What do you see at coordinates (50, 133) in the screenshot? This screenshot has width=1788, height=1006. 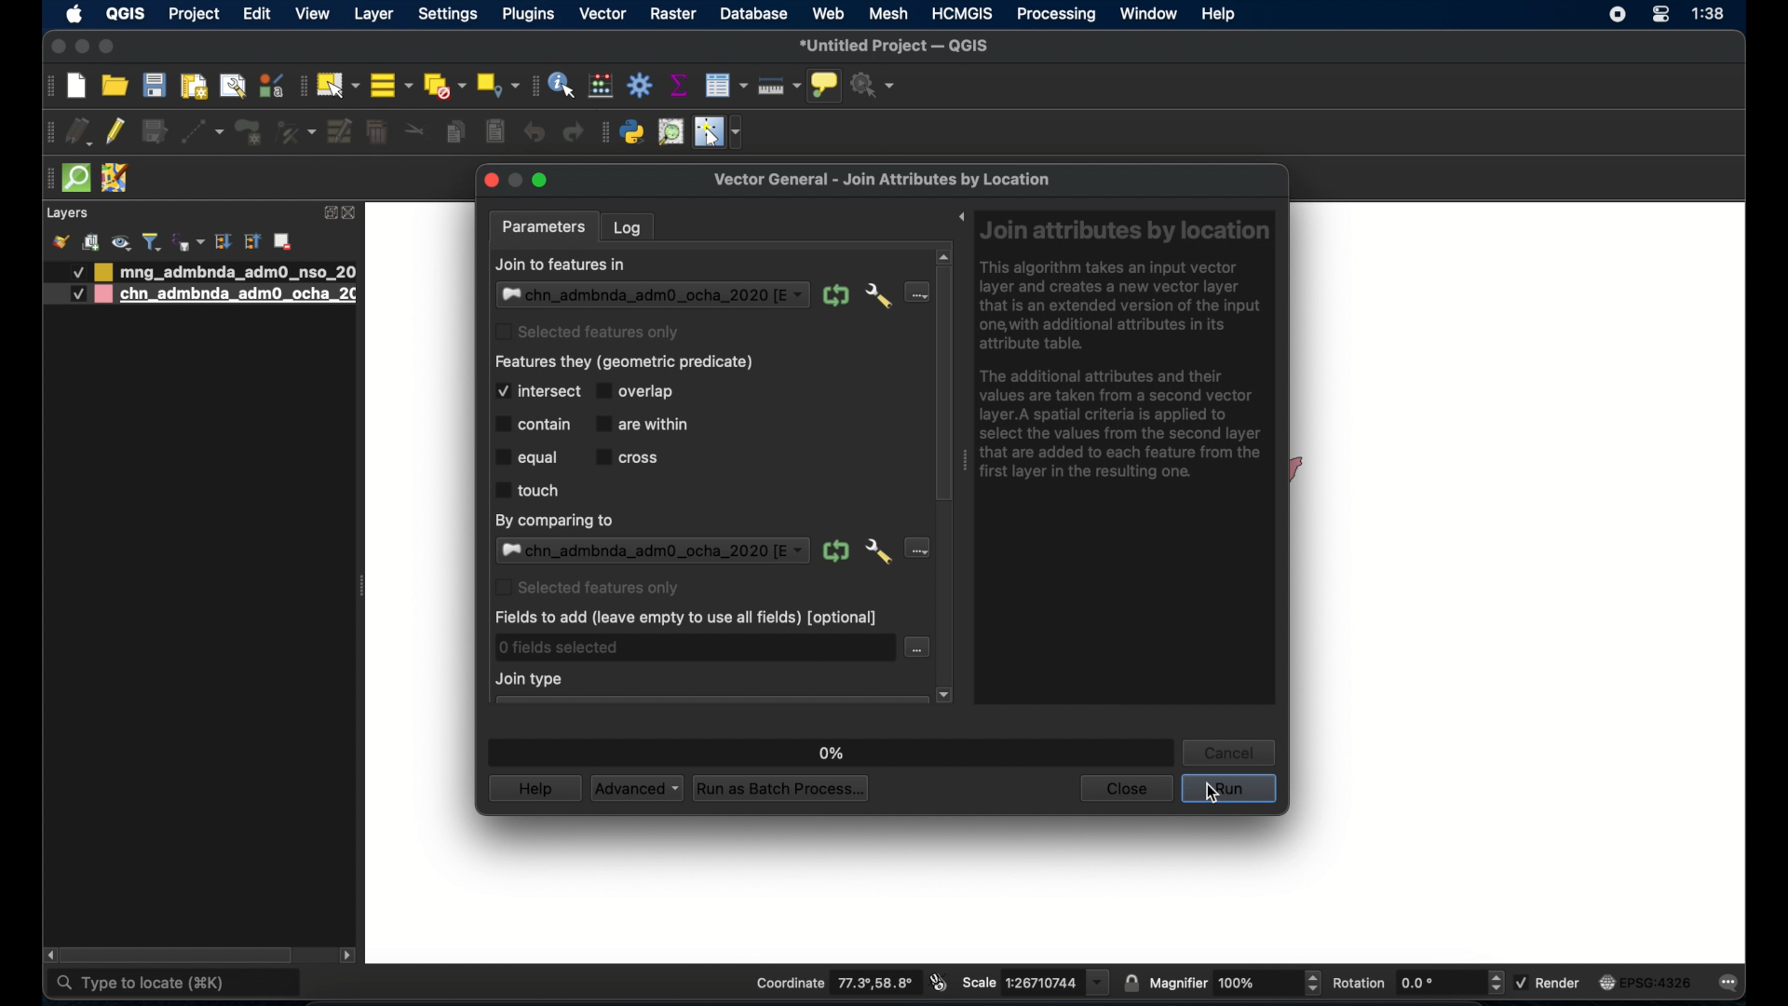 I see `digitizing toolbar` at bounding box center [50, 133].